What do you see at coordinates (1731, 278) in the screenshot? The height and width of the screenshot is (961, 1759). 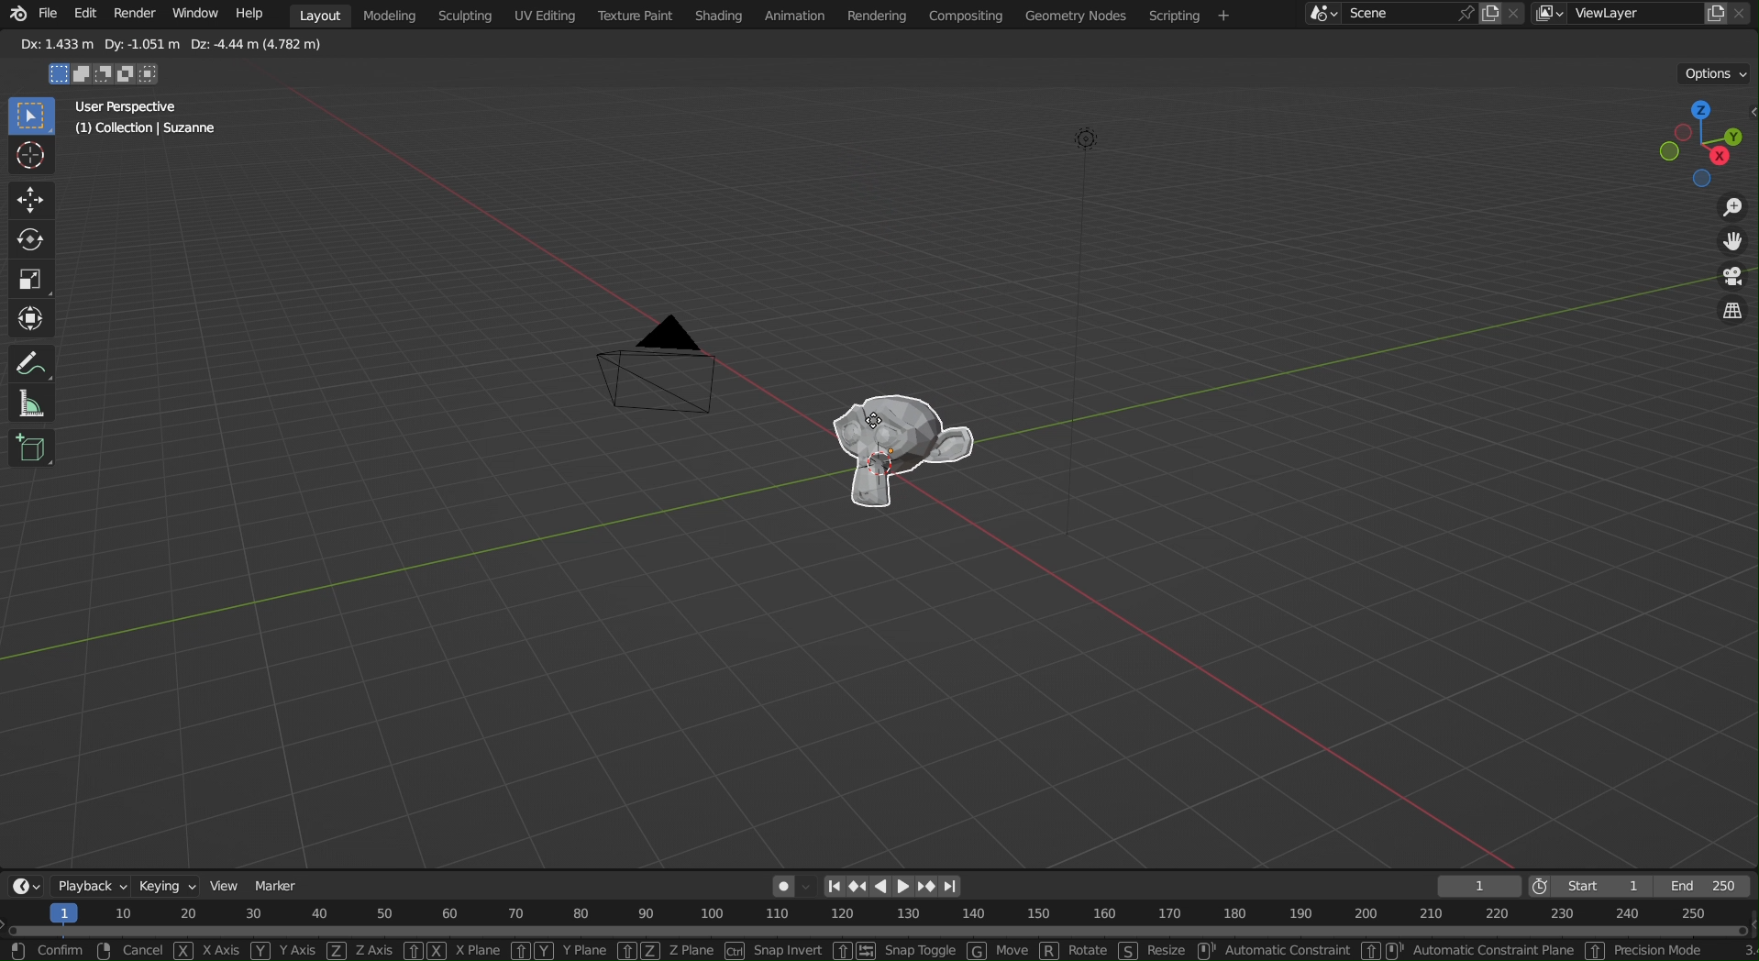 I see `Camera view` at bounding box center [1731, 278].